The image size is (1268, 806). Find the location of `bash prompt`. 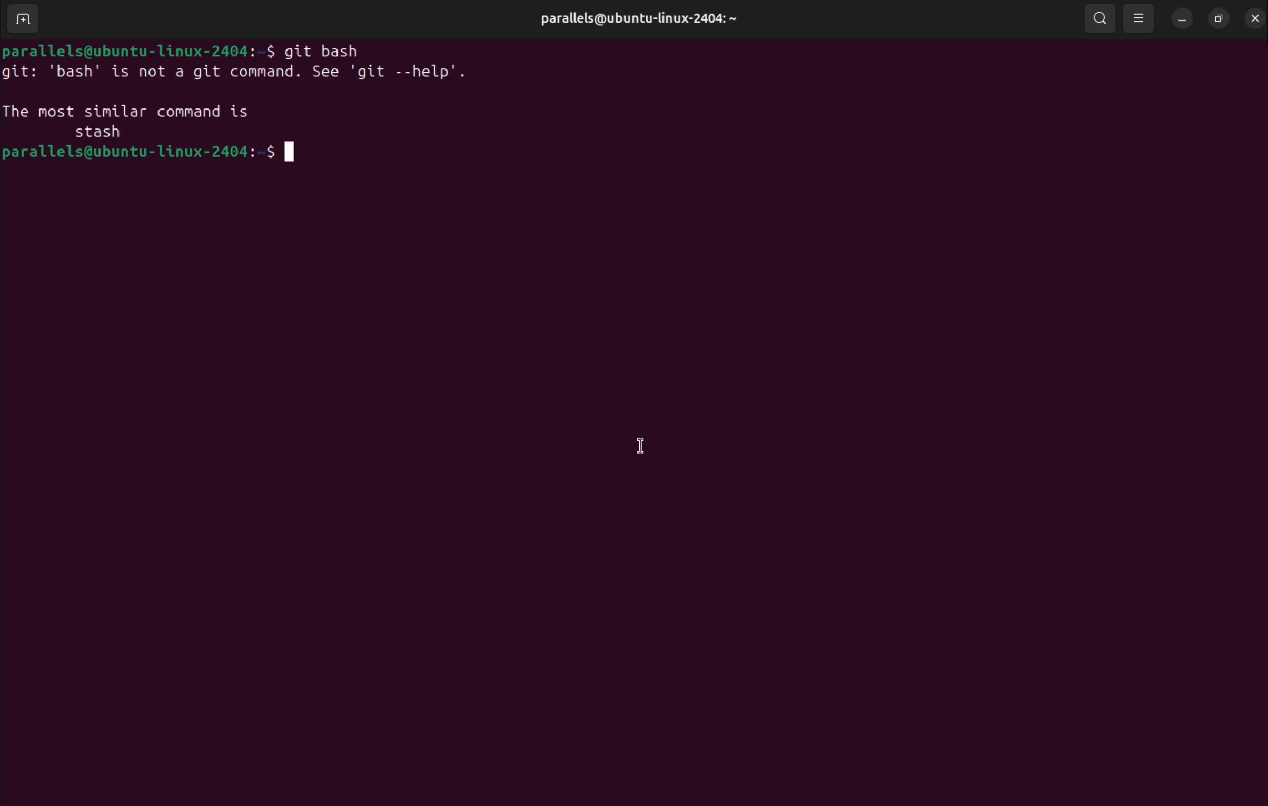

bash prompt is located at coordinates (128, 51).